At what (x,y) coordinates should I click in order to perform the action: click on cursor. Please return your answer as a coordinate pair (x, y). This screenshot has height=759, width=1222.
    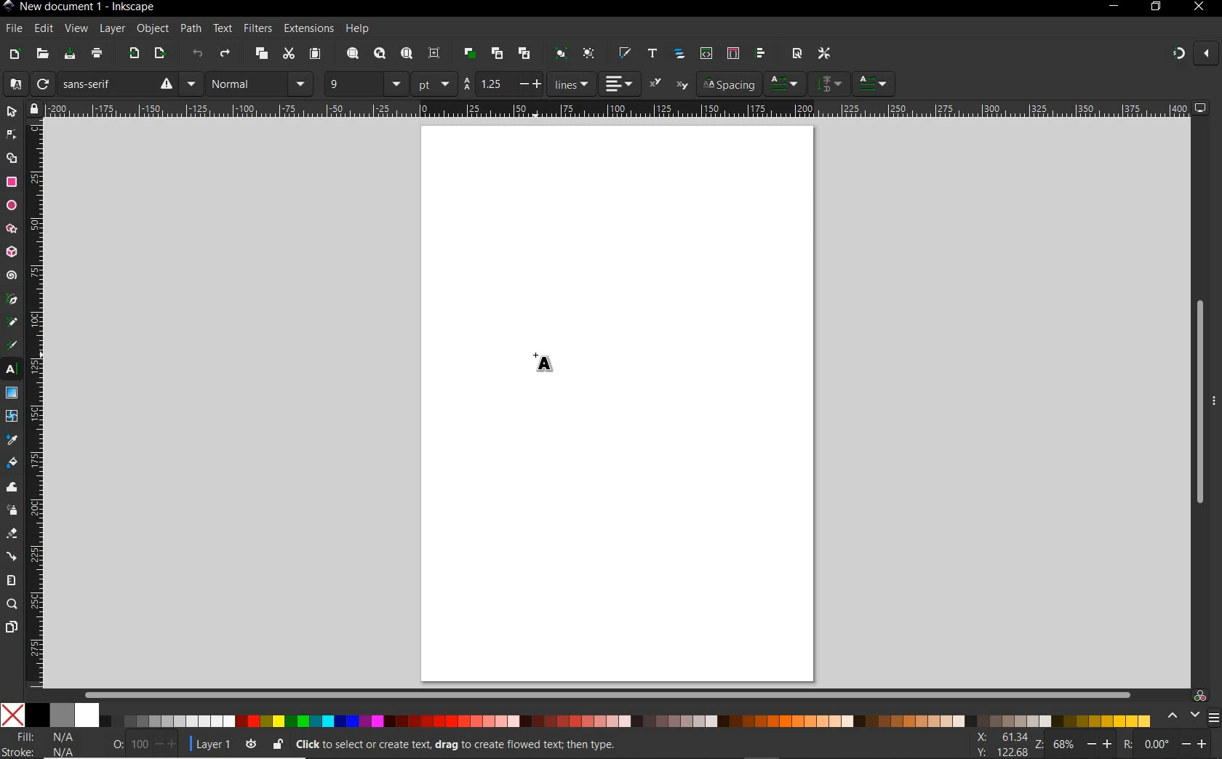
    Looking at the image, I should click on (544, 362).